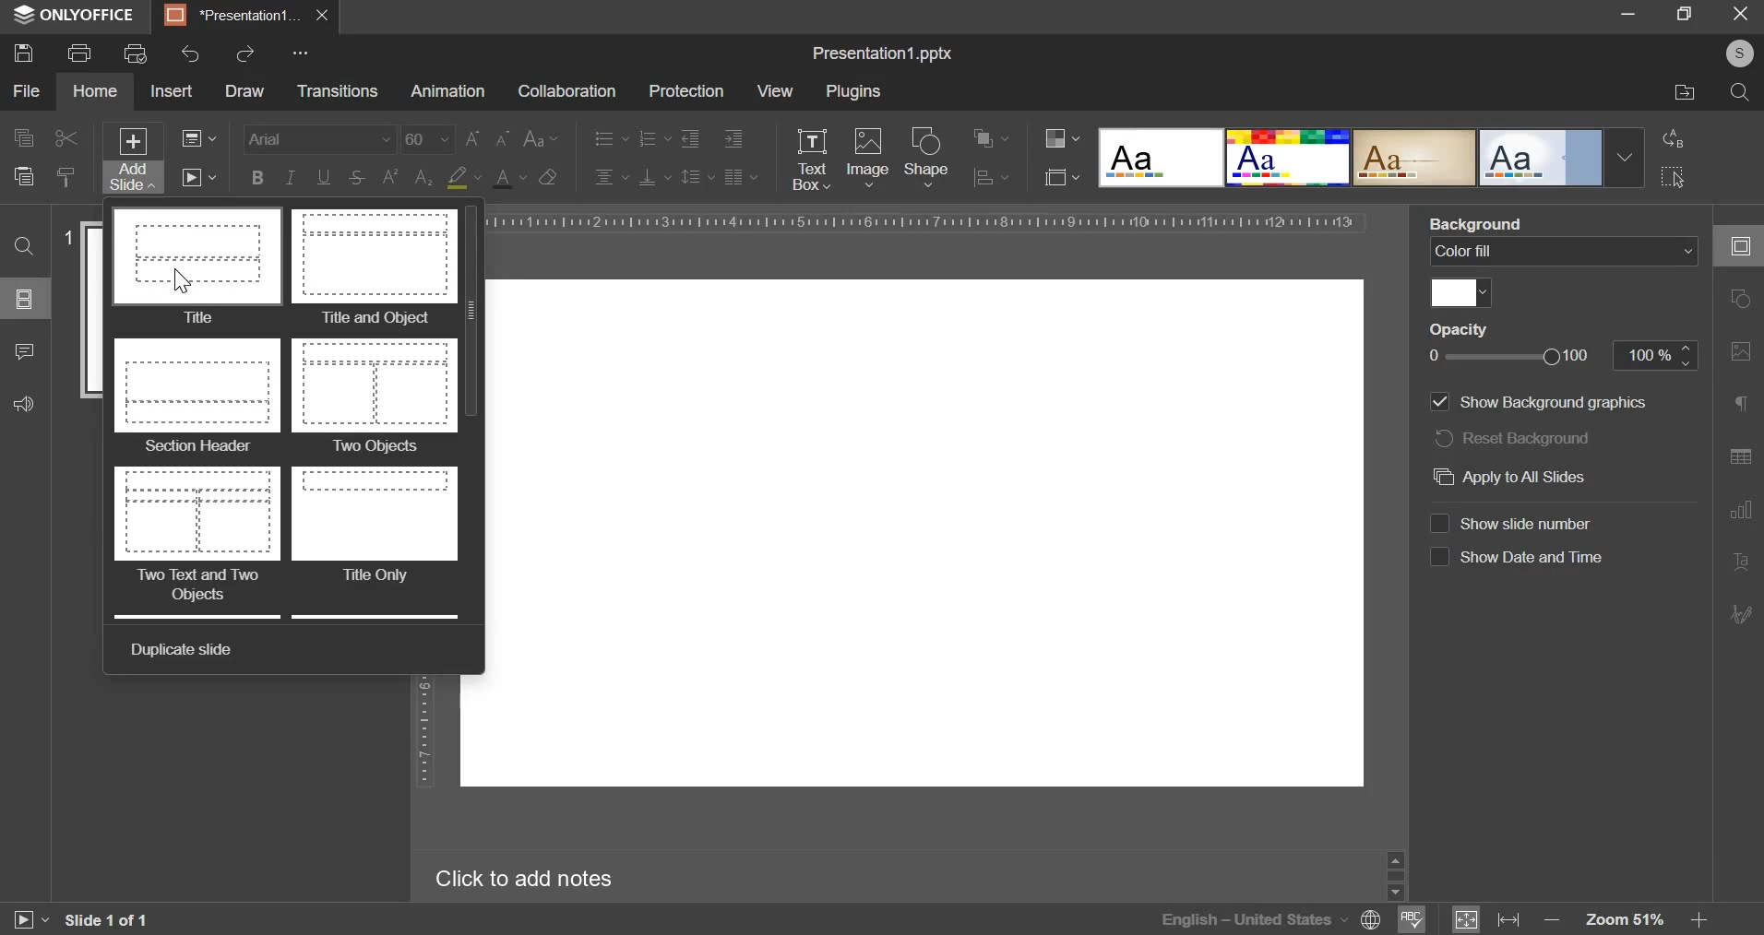  I want to click on shape, so click(927, 156).